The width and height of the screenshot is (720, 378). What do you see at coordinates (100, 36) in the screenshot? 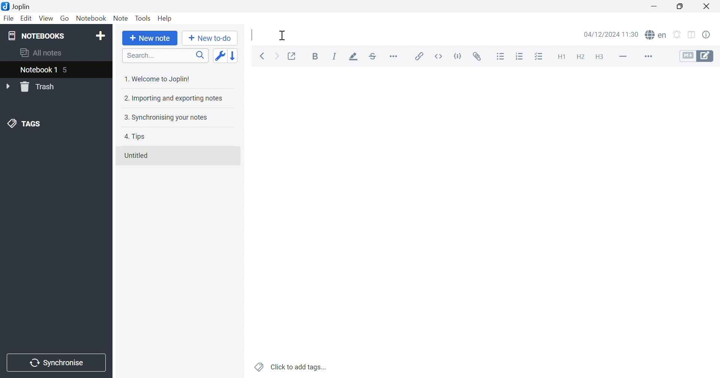
I see `Add notebook` at bounding box center [100, 36].